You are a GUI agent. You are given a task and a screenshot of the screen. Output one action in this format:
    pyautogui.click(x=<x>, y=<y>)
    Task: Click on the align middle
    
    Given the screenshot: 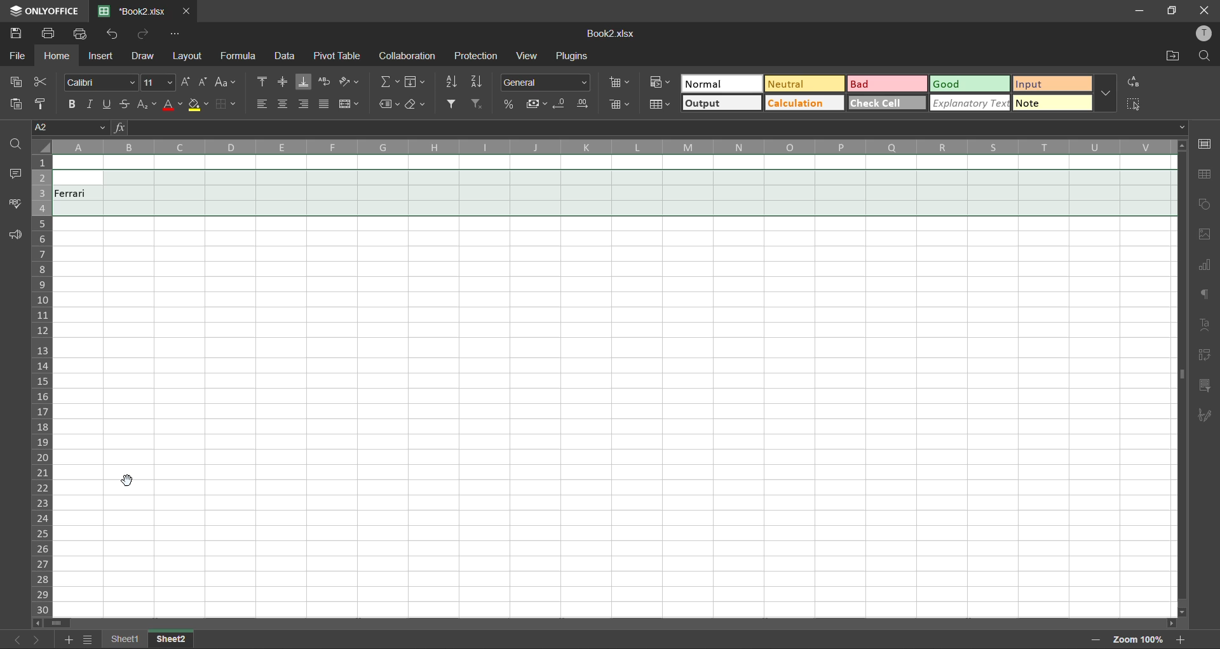 What is the action you would take?
    pyautogui.click(x=283, y=80)
    